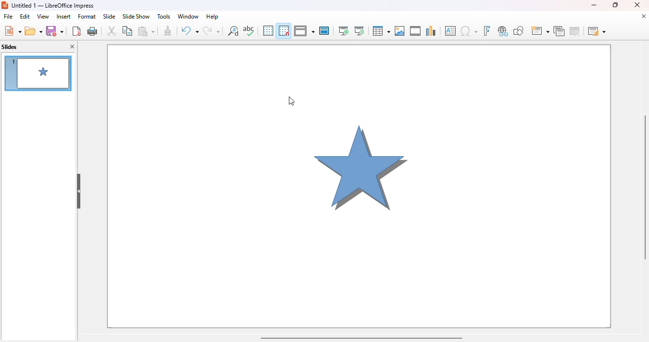  Describe the element at coordinates (594, 5) in the screenshot. I see `minimize` at that location.